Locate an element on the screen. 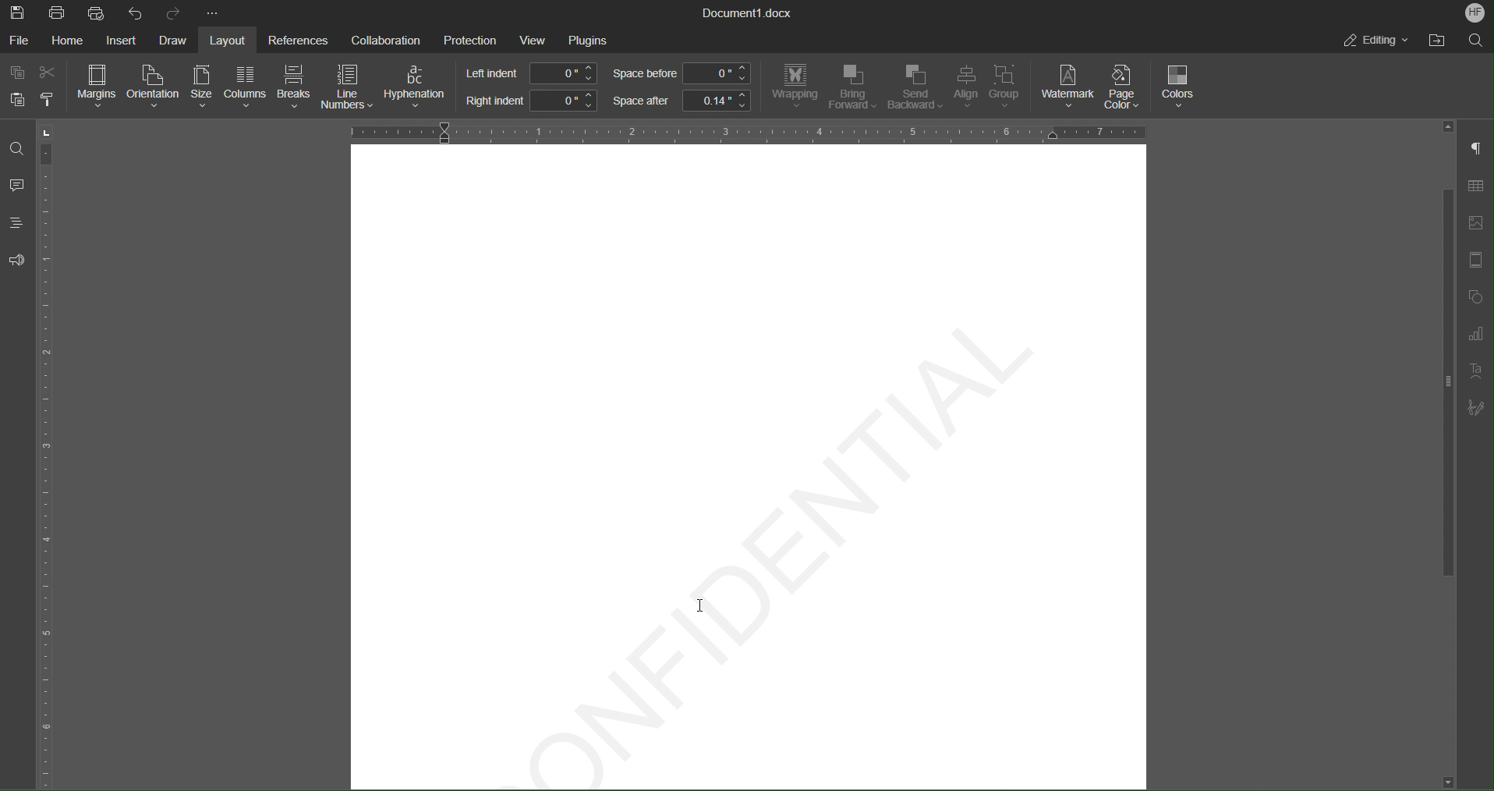 The image size is (1494, 791). Size is located at coordinates (200, 87).